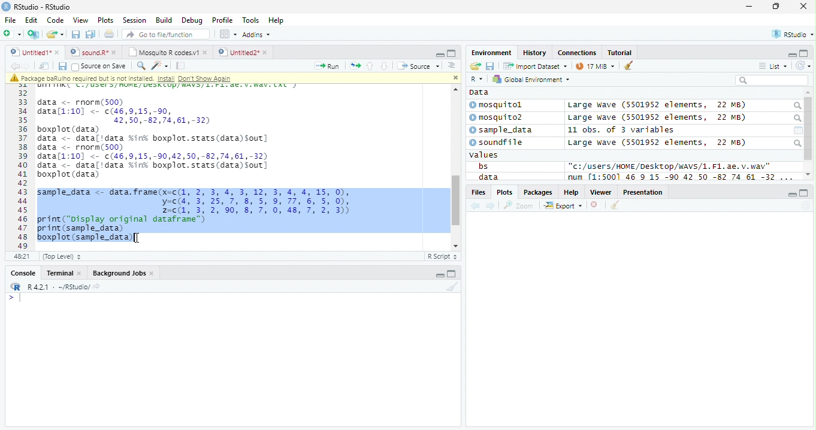  What do you see at coordinates (35, 34) in the screenshot?
I see `Create a project` at bounding box center [35, 34].